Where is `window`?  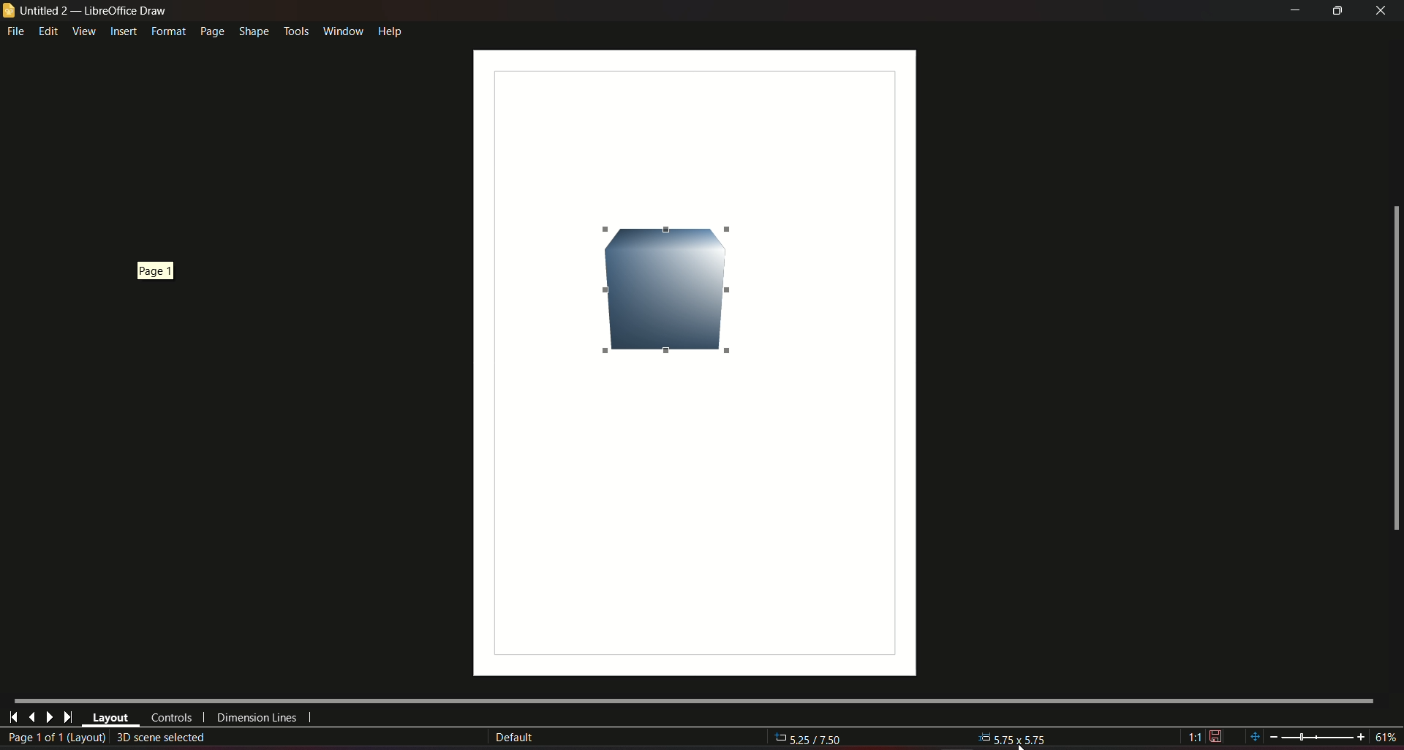
window is located at coordinates (341, 29).